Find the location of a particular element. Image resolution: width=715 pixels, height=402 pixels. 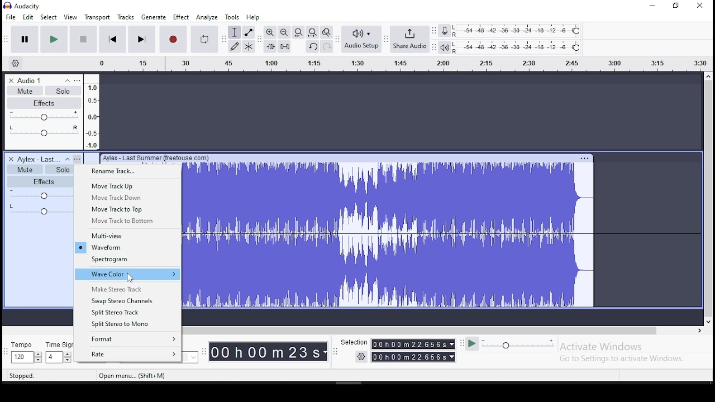

scroll bar is located at coordinates (440, 330).